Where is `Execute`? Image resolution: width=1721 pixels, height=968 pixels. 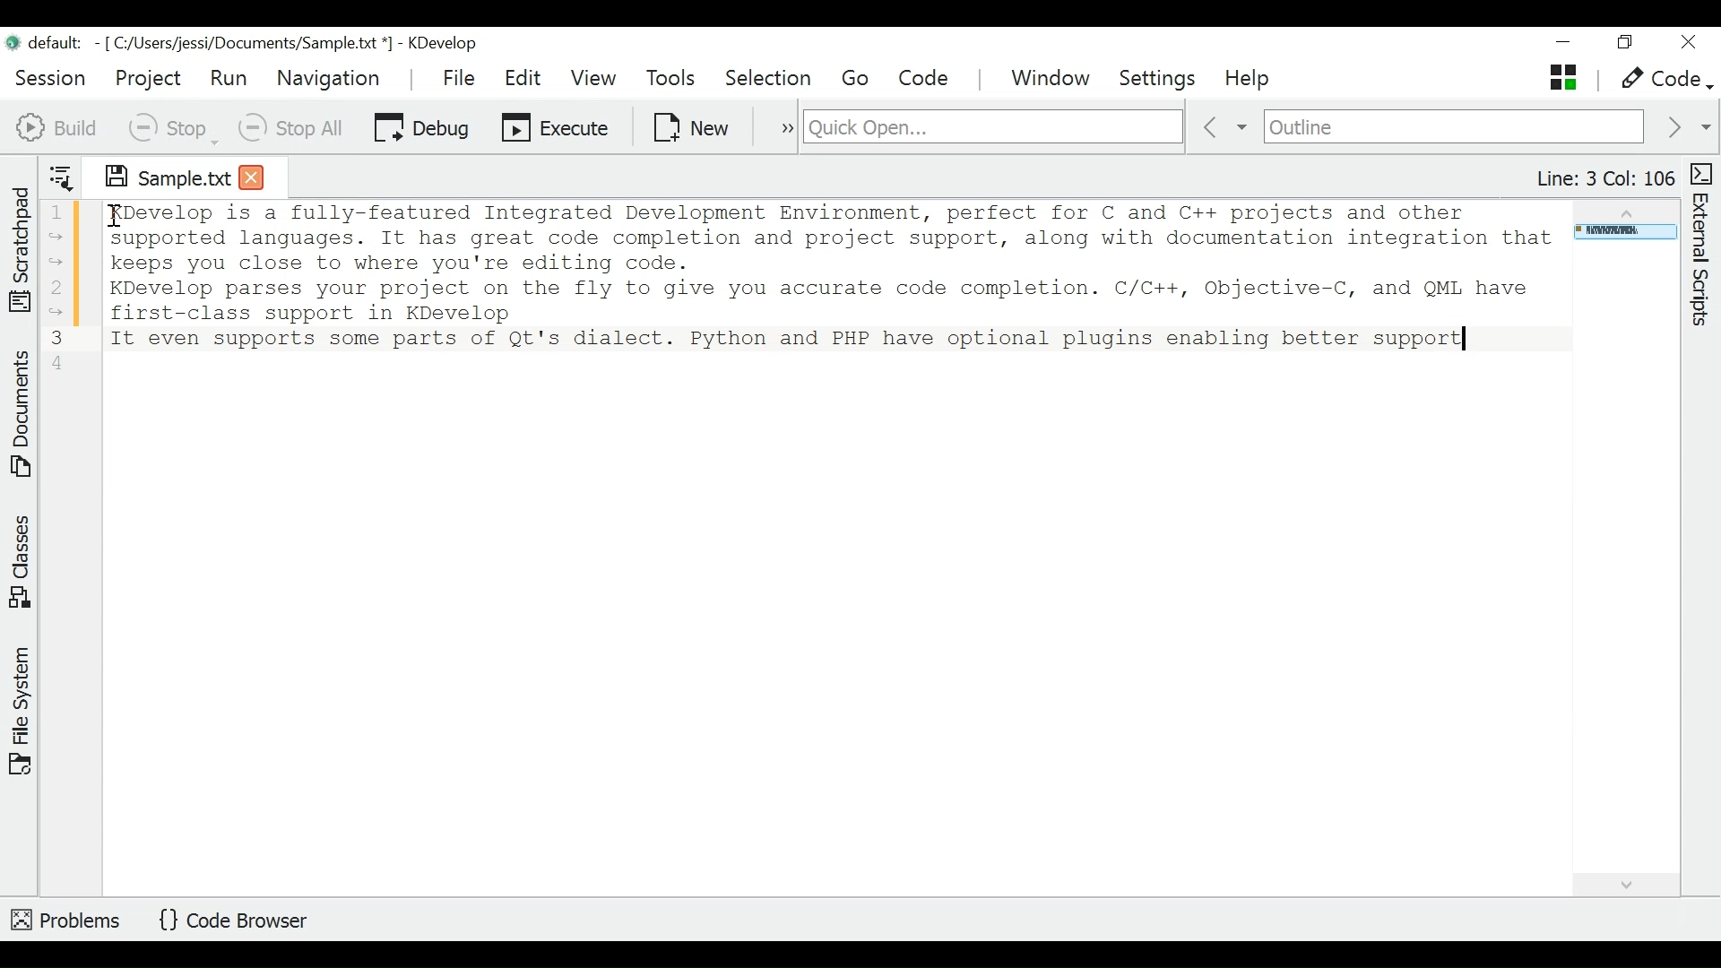
Execute is located at coordinates (557, 125).